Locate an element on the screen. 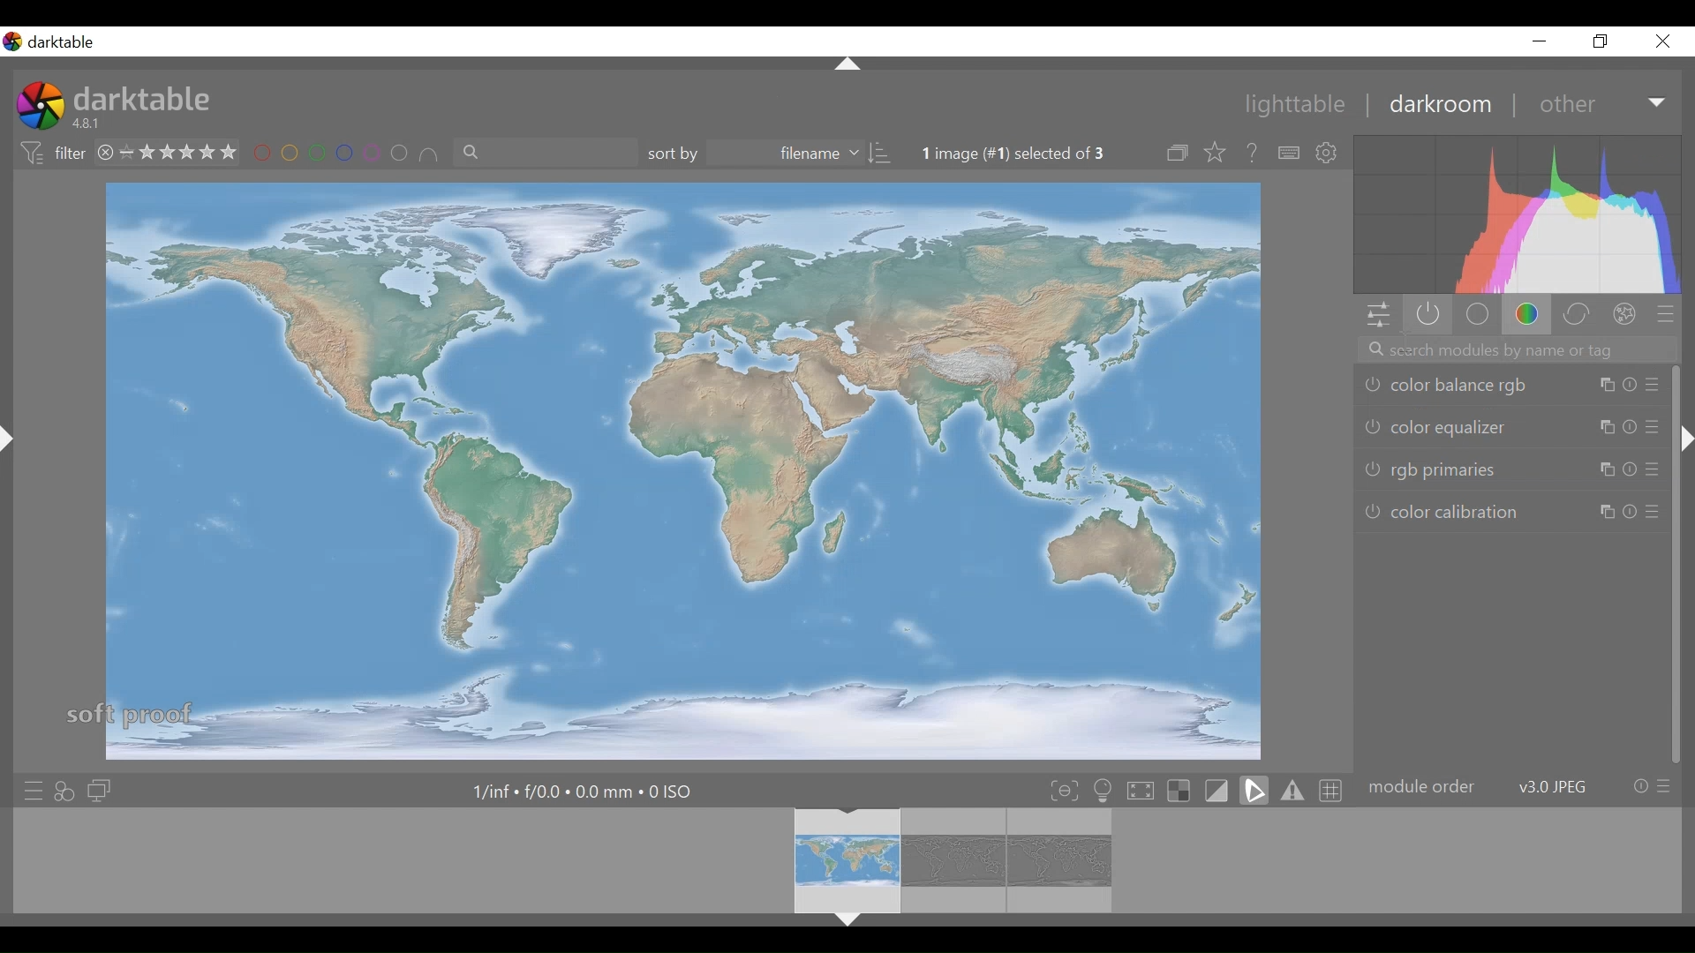 Image resolution: width=1695 pixels, height=953 pixels. color equalizer is located at coordinates (1514, 428).